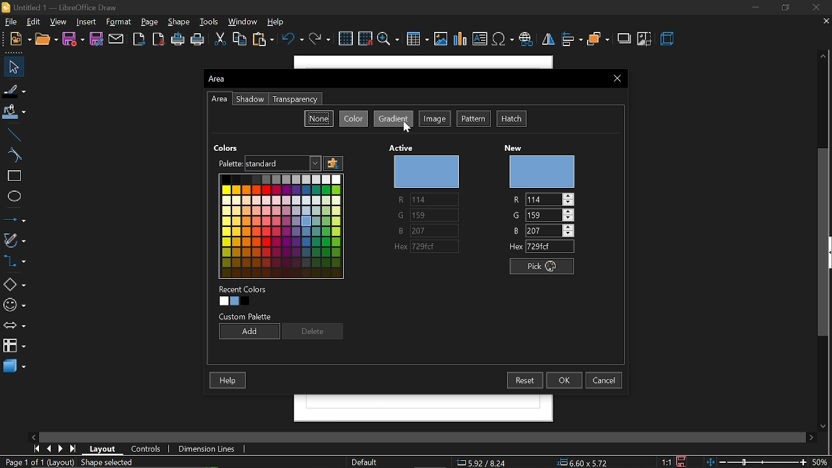 The image size is (832, 468). Describe the element at coordinates (230, 79) in the screenshot. I see `Area` at that location.